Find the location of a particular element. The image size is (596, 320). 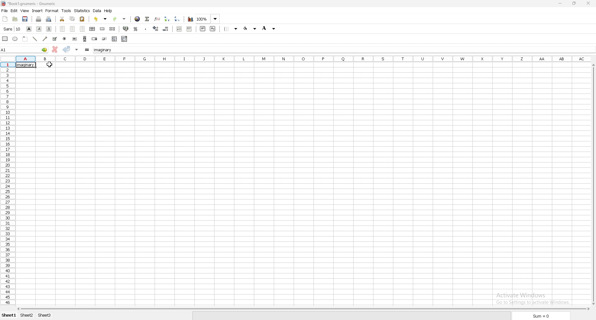

italic is located at coordinates (39, 29).